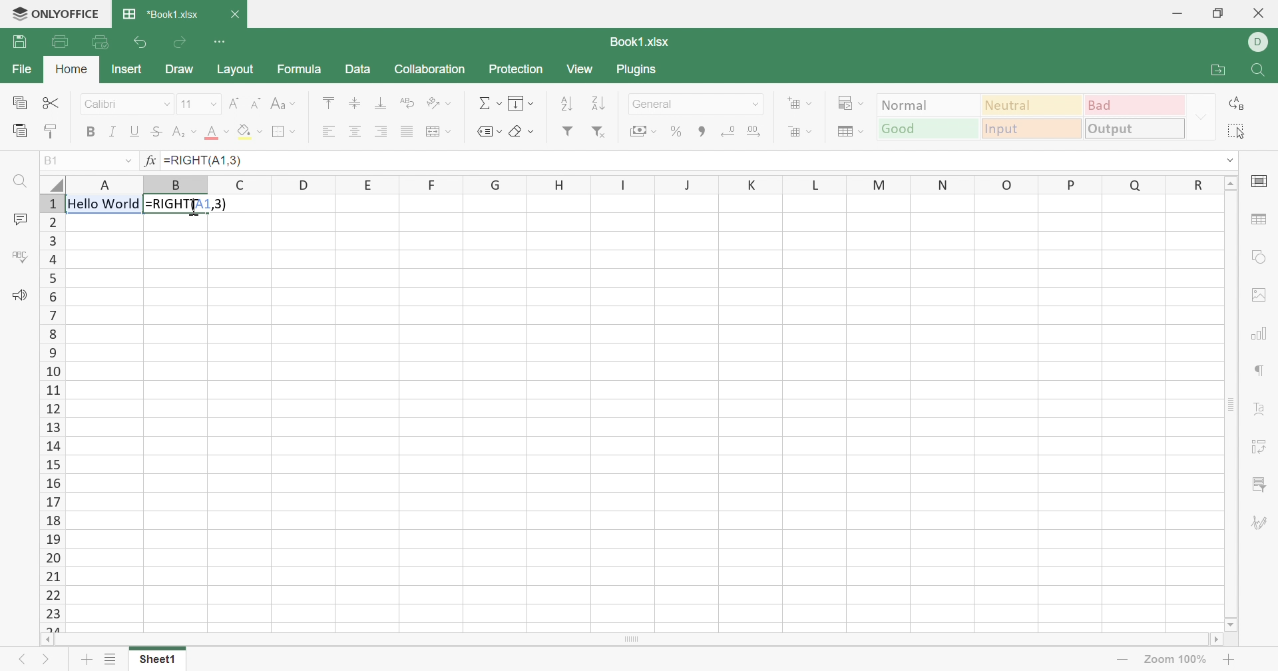  Describe the element at coordinates (22, 130) in the screenshot. I see `Paste` at that location.